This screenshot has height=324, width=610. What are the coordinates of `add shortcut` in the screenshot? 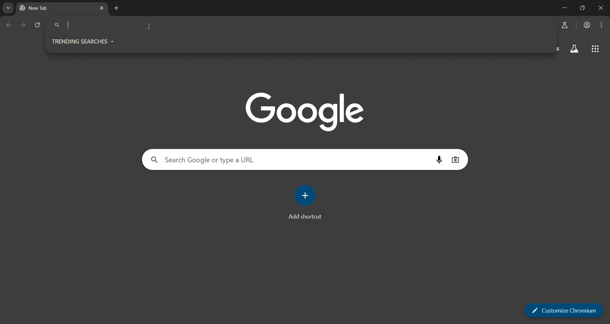 It's located at (305, 203).